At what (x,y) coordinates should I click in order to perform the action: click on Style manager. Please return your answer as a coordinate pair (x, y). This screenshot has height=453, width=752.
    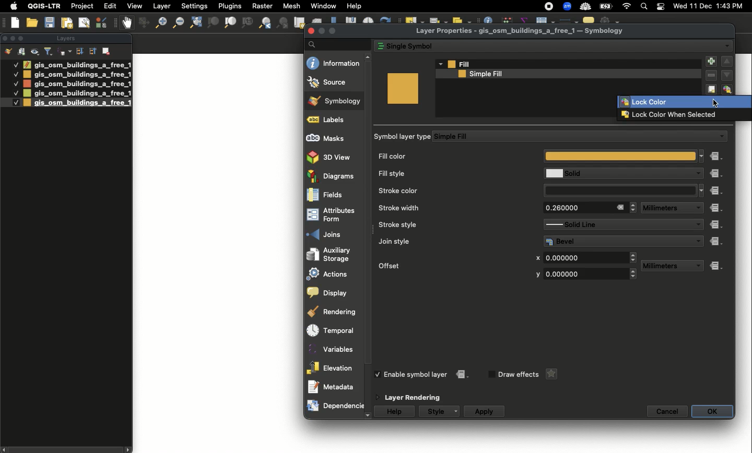
    Looking at the image, I should click on (102, 22).